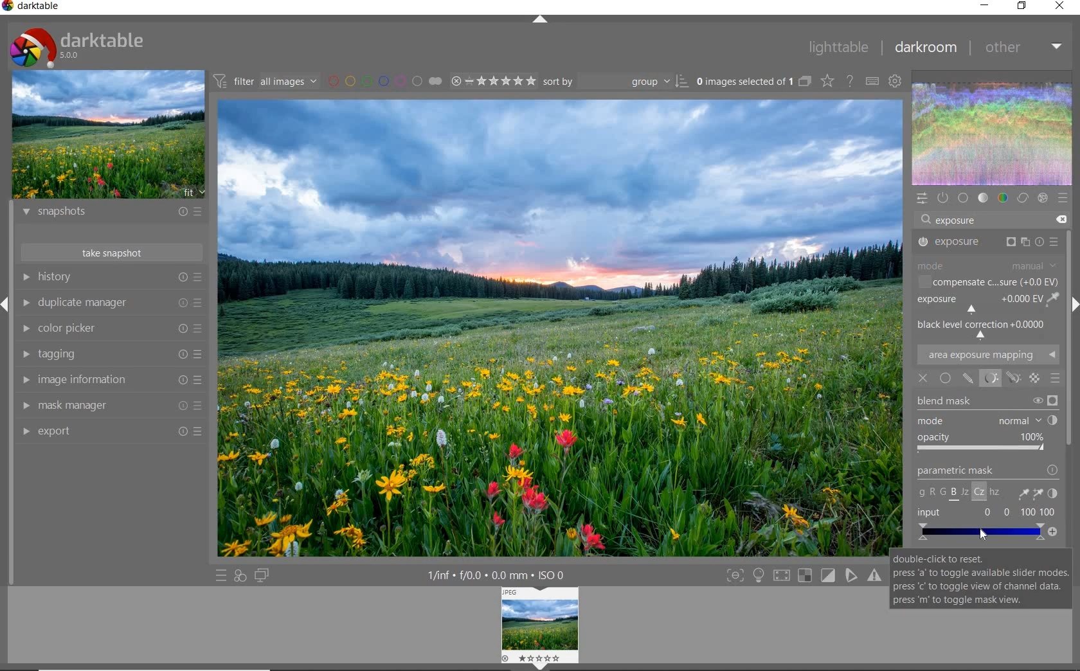 The width and height of the screenshot is (1080, 671). Describe the element at coordinates (987, 421) in the screenshot. I see `mode: normal` at that location.